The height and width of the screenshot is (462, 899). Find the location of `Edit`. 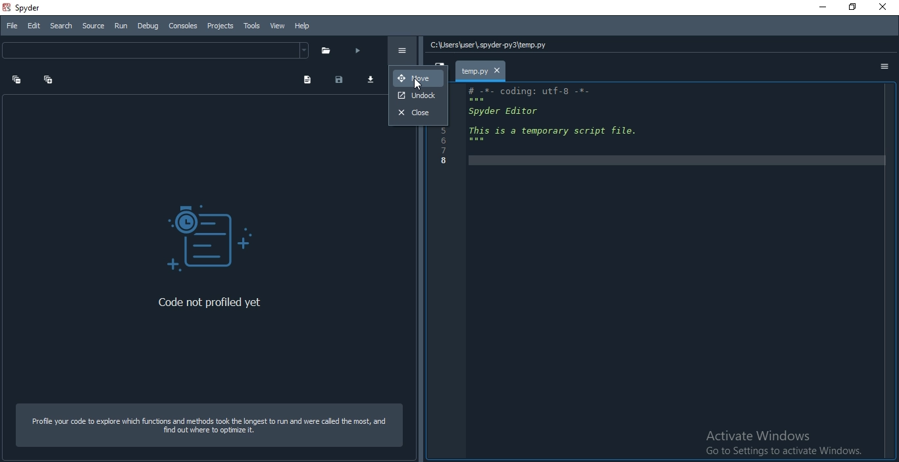

Edit is located at coordinates (33, 25).